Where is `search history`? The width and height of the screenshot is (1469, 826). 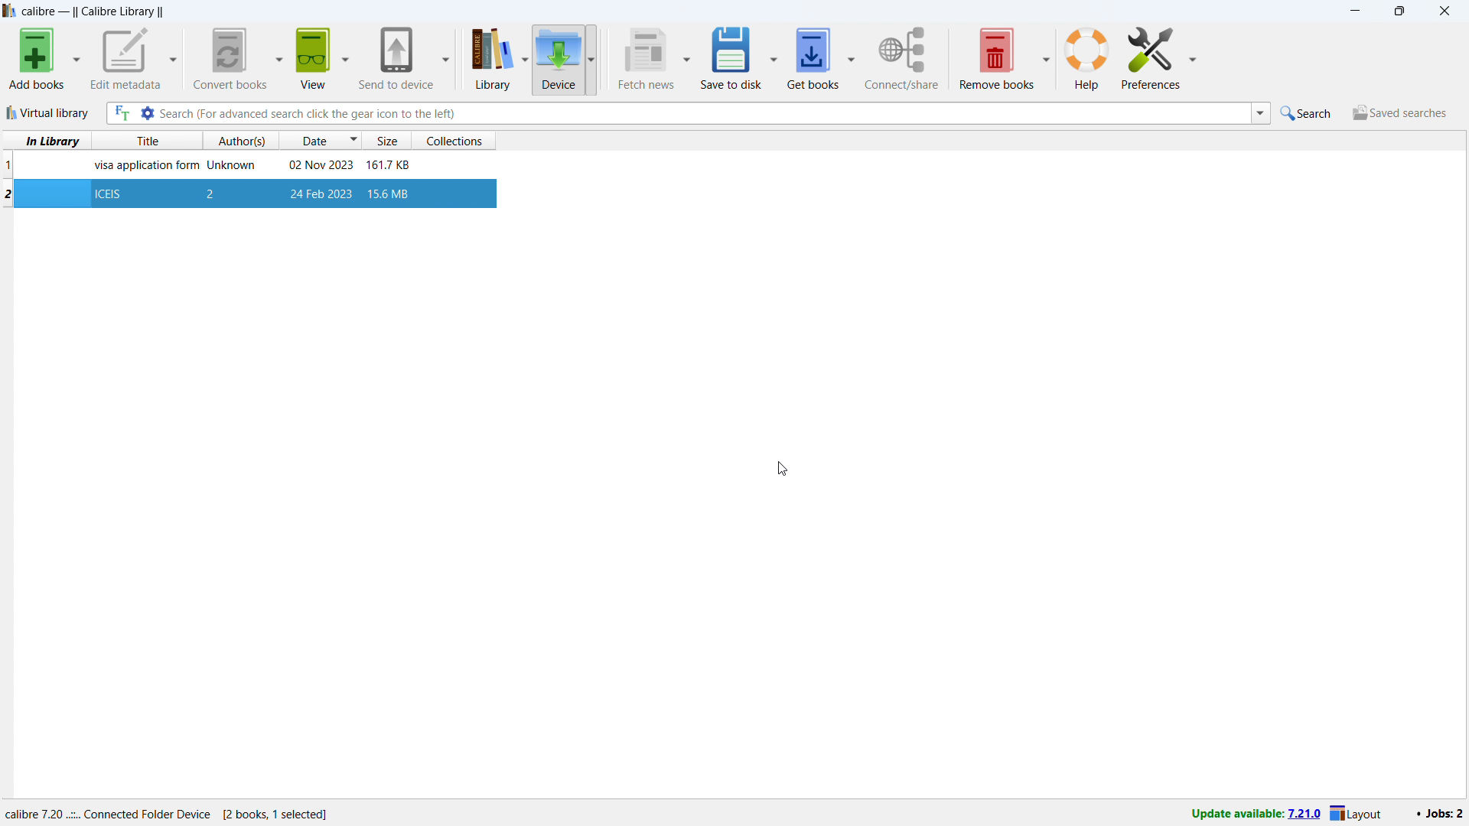
search history is located at coordinates (1260, 113).